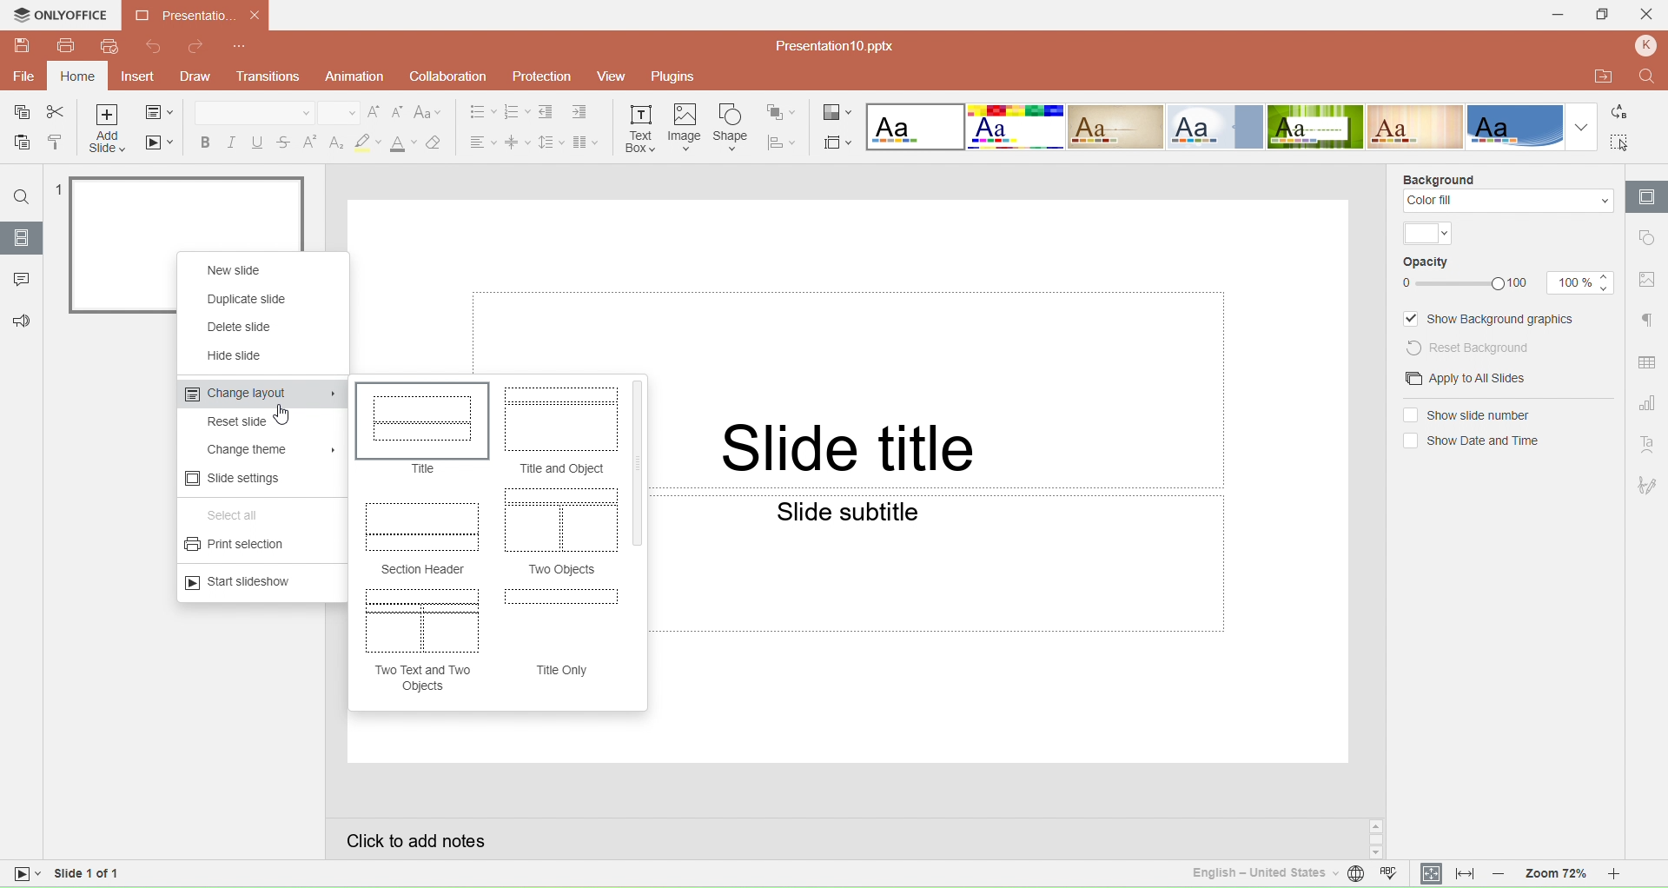  I want to click on Change theme, so click(268, 449).